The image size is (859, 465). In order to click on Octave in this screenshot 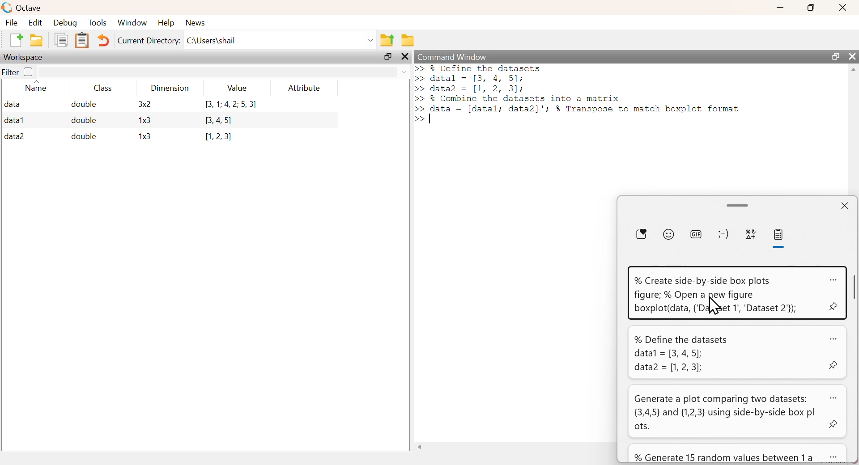, I will do `click(28, 8)`.